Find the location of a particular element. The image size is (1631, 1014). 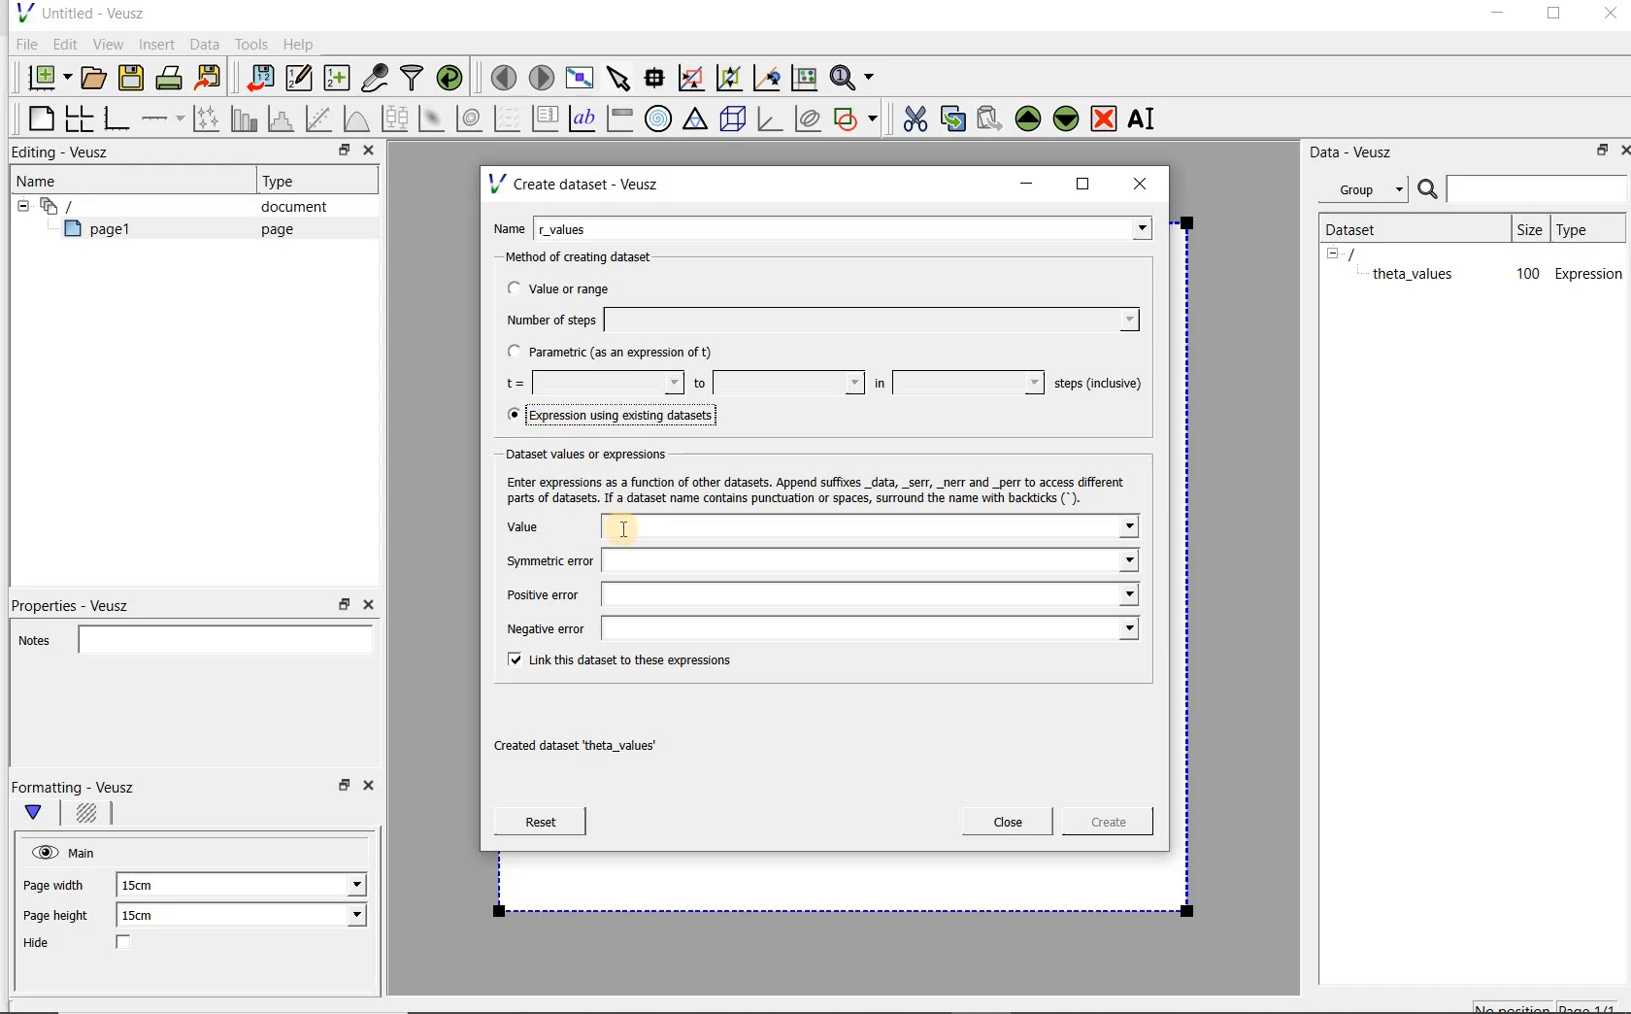

maximize is located at coordinates (1083, 185).